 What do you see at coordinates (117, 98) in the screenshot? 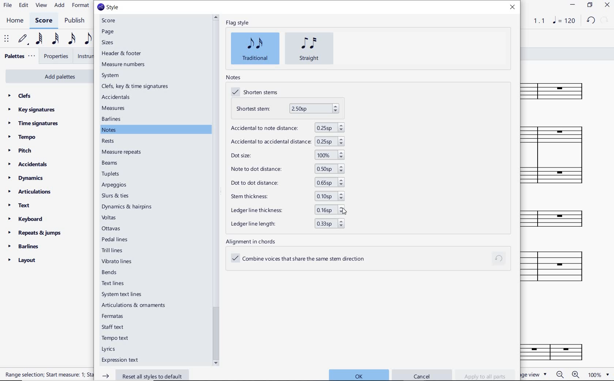
I see `accidentals` at bounding box center [117, 98].